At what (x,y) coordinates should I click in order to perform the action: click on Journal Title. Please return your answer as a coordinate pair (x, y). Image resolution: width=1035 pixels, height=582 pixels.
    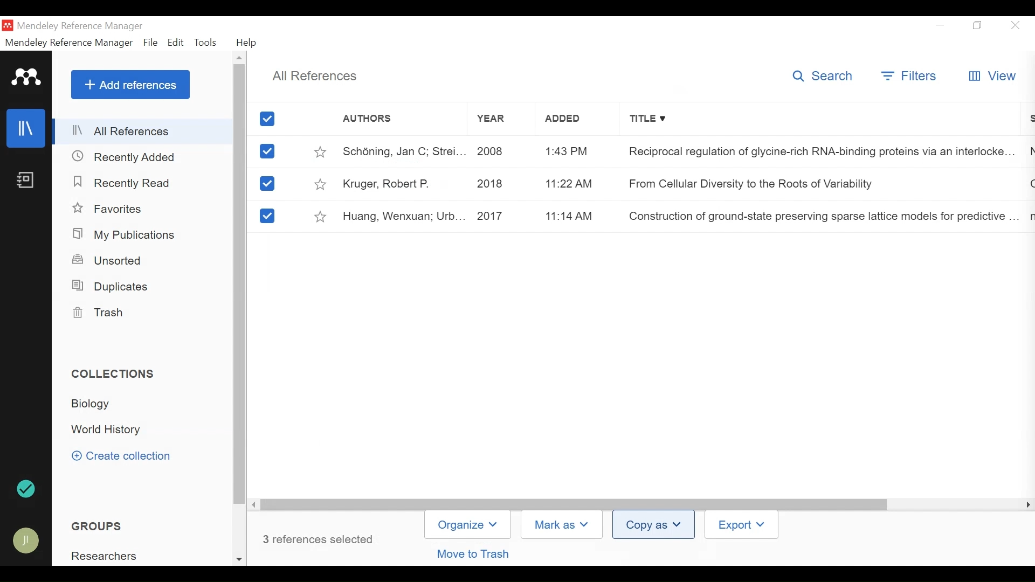
    Looking at the image, I should click on (818, 216).